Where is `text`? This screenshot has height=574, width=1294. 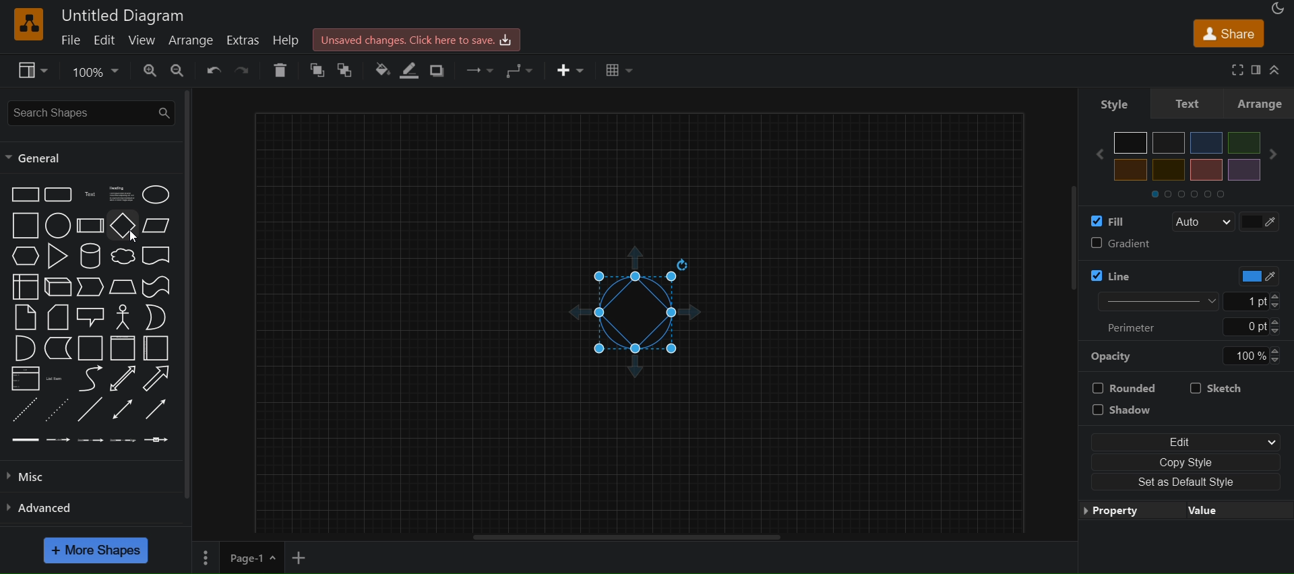
text is located at coordinates (1189, 102).